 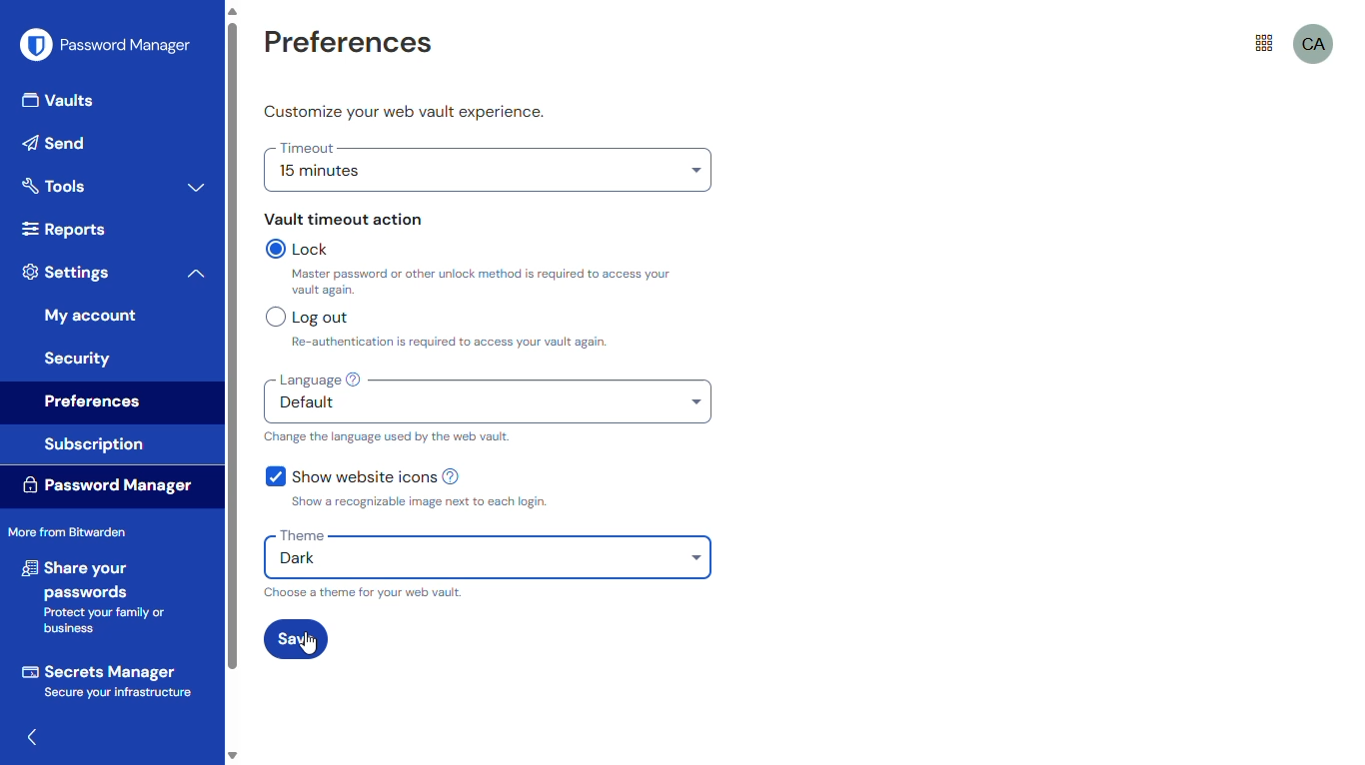 What do you see at coordinates (456, 476) in the screenshot?
I see `learn more about website icons` at bounding box center [456, 476].